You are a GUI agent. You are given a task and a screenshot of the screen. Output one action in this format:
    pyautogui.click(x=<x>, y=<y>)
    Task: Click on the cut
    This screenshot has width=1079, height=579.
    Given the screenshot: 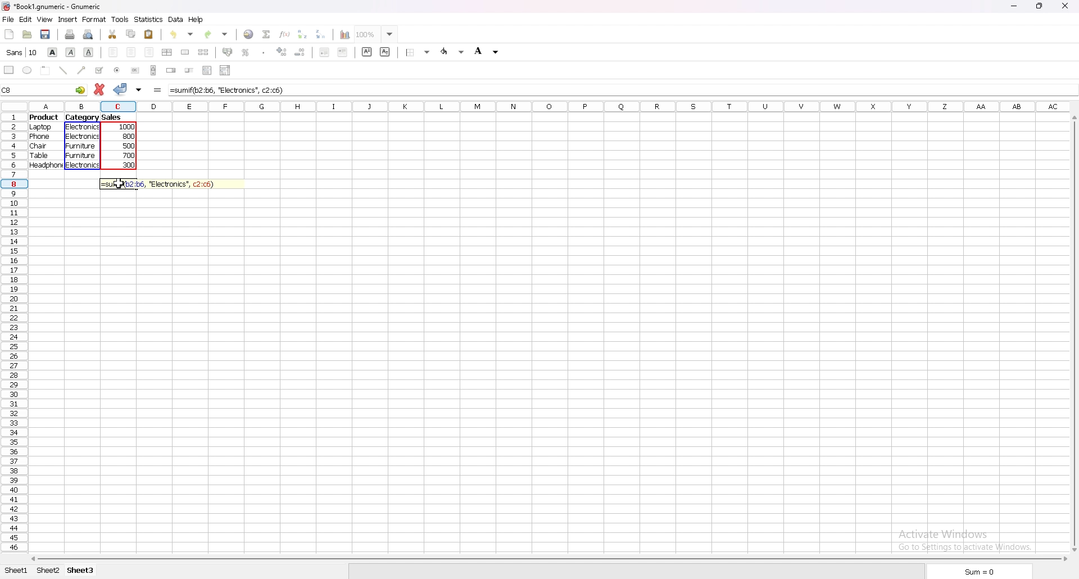 What is the action you would take?
    pyautogui.click(x=114, y=34)
    